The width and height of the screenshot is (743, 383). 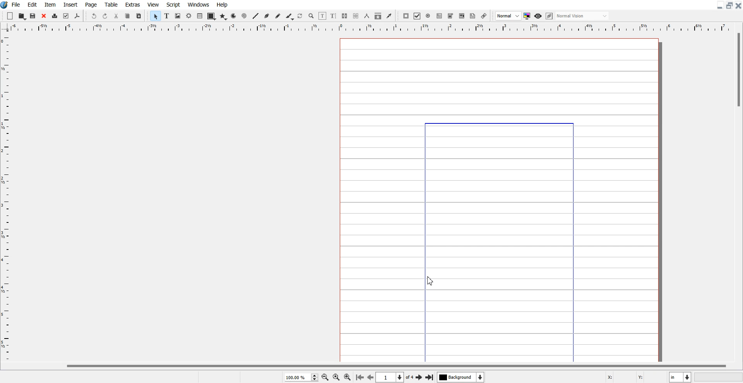 What do you see at coordinates (473, 16) in the screenshot?
I see `Text Annotation` at bounding box center [473, 16].